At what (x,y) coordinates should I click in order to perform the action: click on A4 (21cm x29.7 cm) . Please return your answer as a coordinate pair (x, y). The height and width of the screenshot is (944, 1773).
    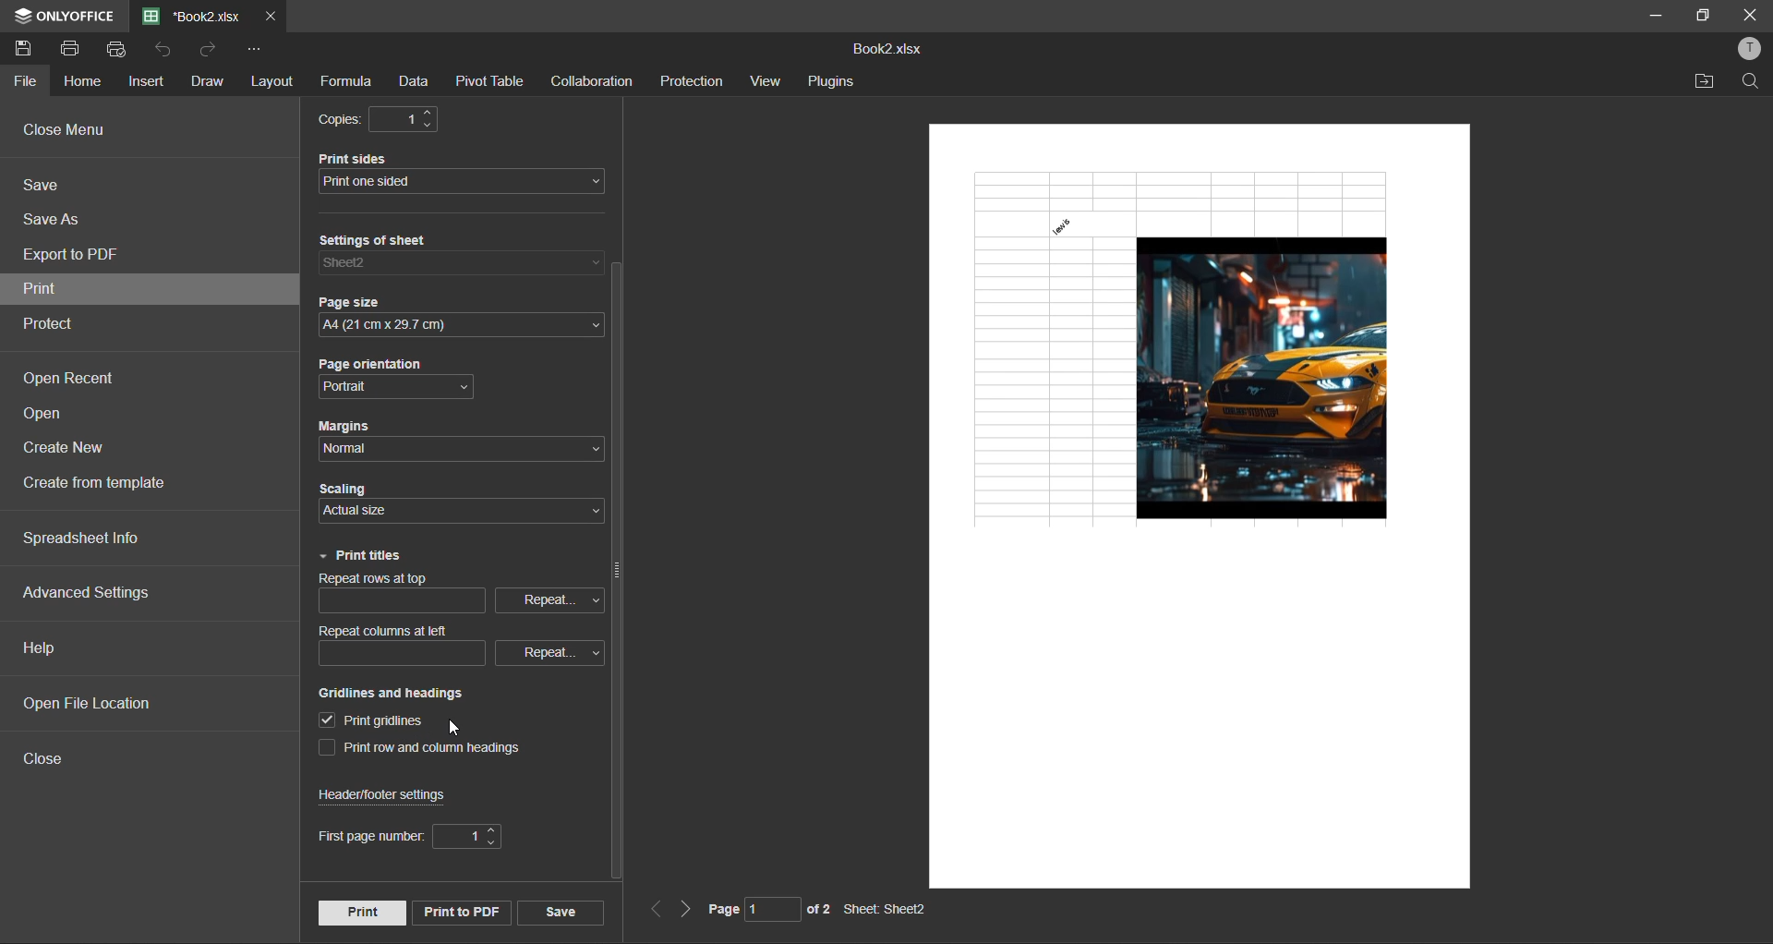
    Looking at the image, I should click on (461, 326).